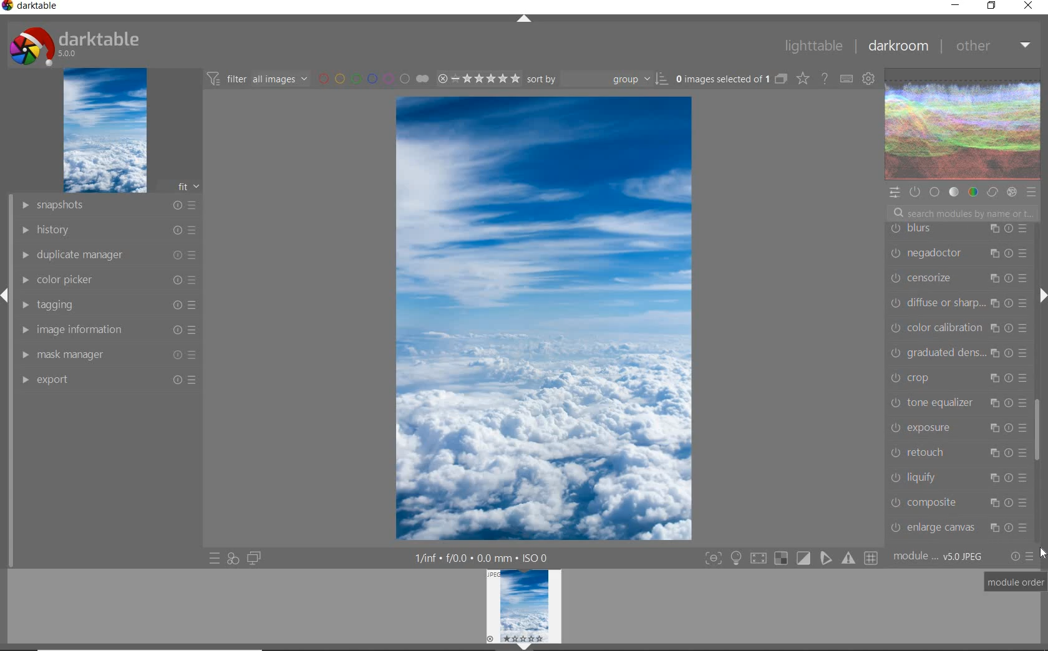 The width and height of the screenshot is (1048, 651). Describe the element at coordinates (782, 78) in the screenshot. I see `COLLAPSE GROUPED IMAGES` at that location.